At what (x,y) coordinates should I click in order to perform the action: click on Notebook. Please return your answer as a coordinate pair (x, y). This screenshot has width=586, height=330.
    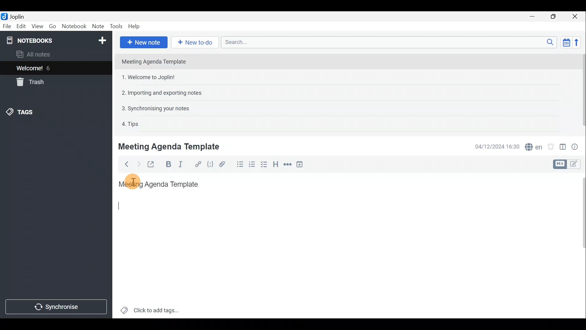
    Looking at the image, I should click on (74, 26).